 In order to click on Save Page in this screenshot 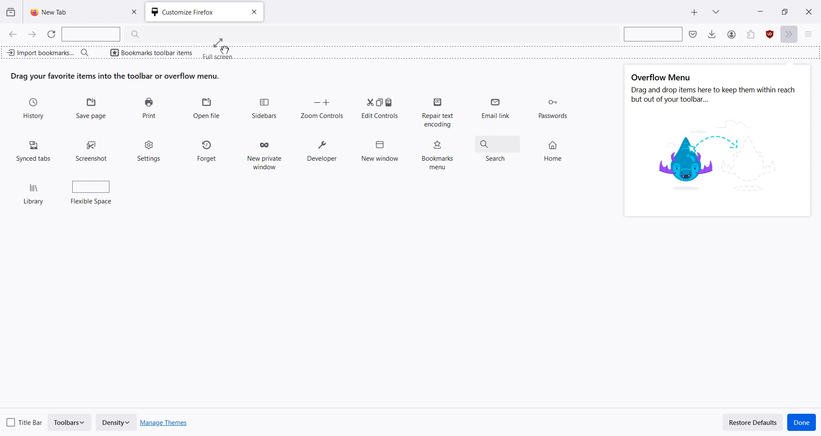, I will do `click(92, 109)`.